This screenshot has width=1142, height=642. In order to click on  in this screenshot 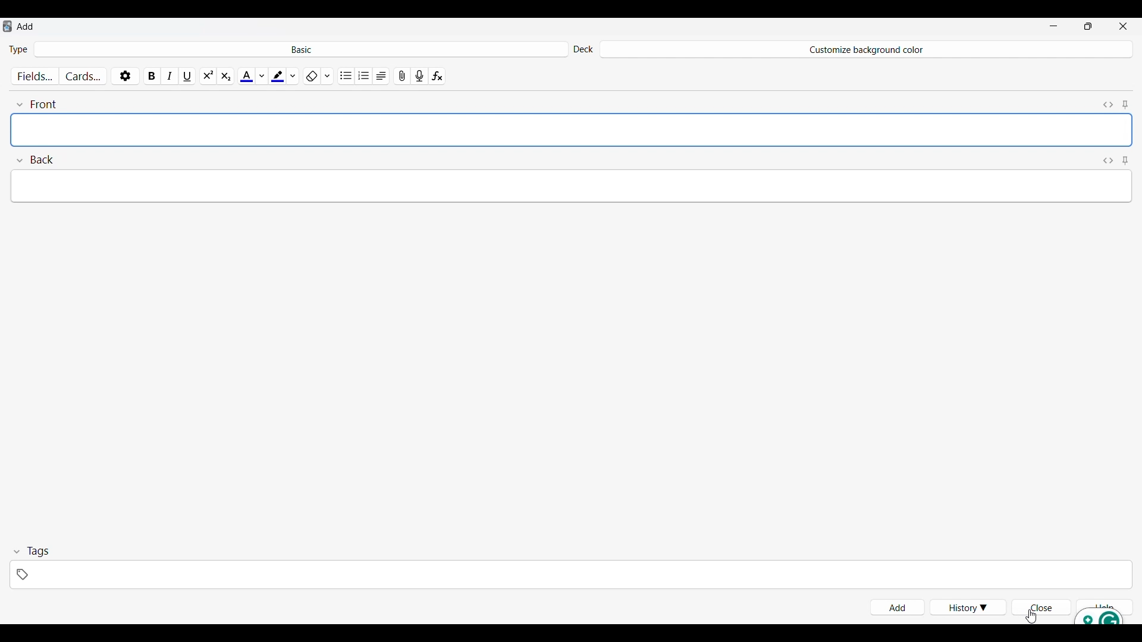, I will do `click(898, 608)`.